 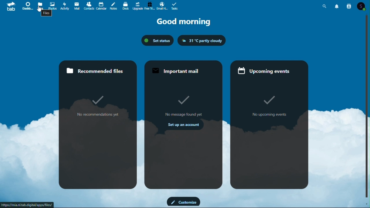 I want to click on weather, so click(x=202, y=40).